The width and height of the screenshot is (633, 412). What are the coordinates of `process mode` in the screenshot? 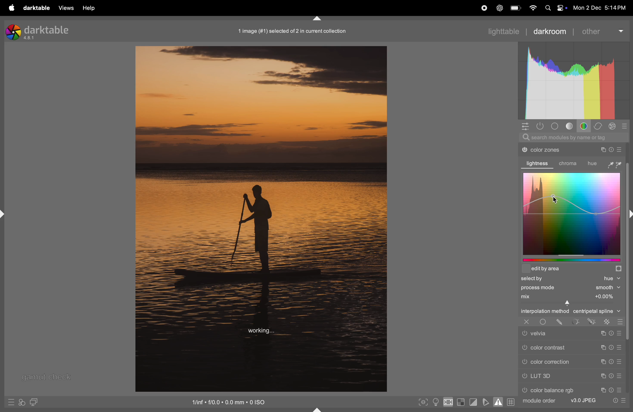 It's located at (555, 288).